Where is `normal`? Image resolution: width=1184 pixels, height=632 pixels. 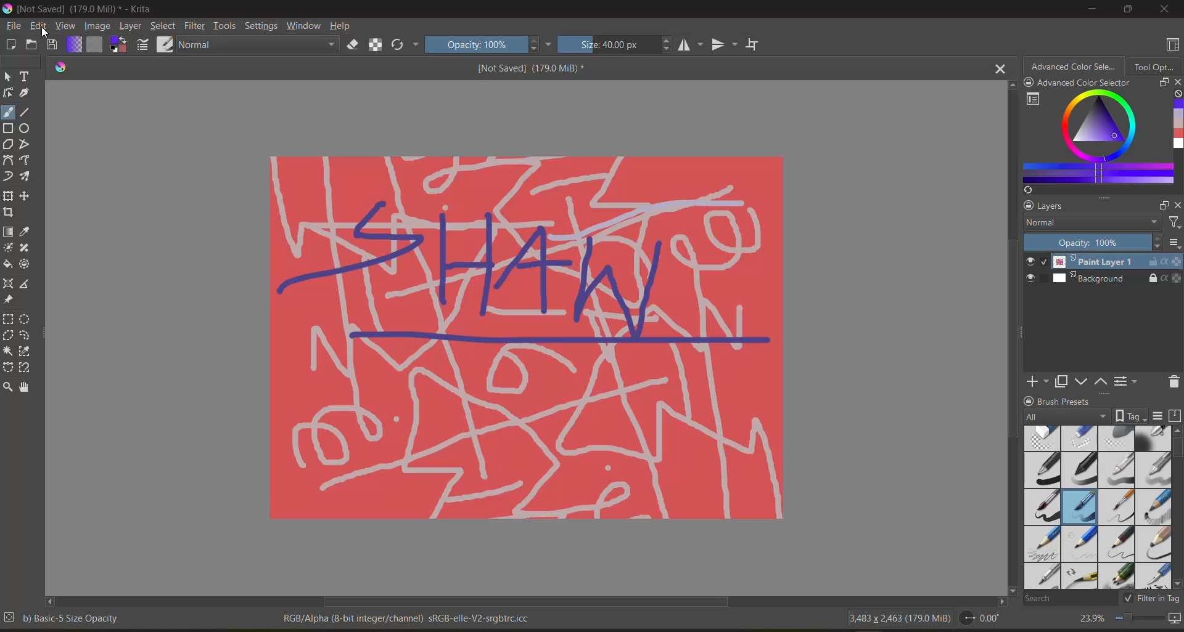
normal is located at coordinates (1090, 224).